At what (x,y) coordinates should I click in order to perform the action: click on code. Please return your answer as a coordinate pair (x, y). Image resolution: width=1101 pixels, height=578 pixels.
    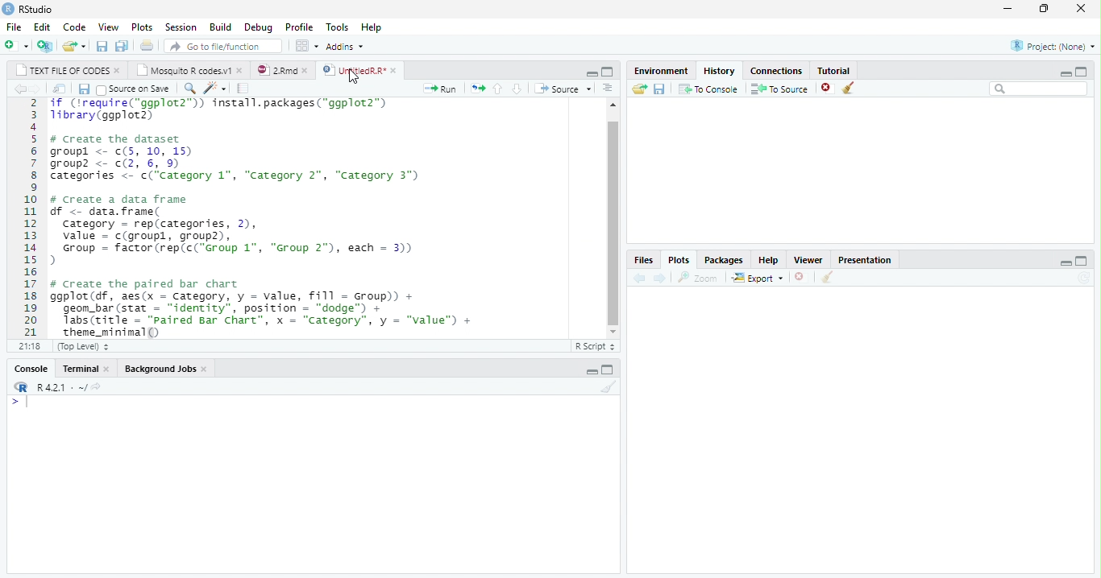
    Looking at the image, I should click on (72, 26).